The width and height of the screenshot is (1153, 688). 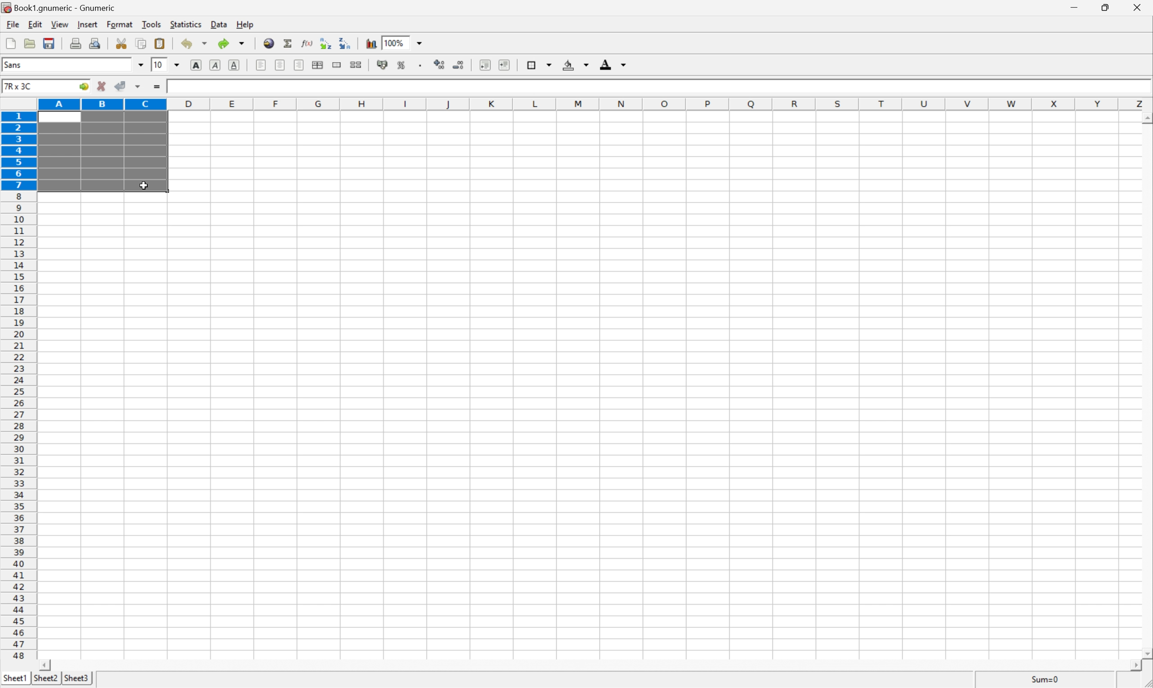 What do you see at coordinates (186, 25) in the screenshot?
I see `statistics` at bounding box center [186, 25].